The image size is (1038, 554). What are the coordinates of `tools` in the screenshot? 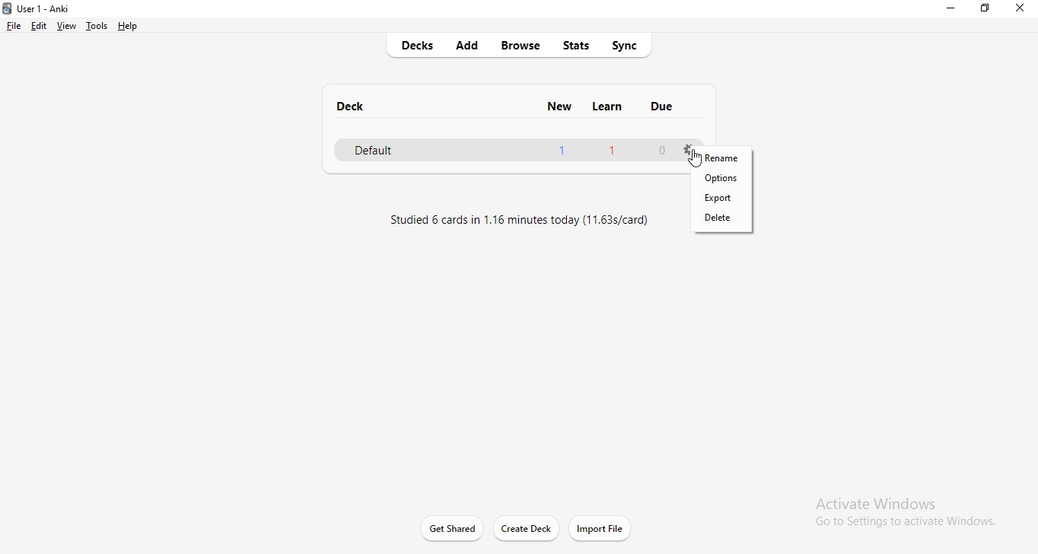 It's located at (95, 25).